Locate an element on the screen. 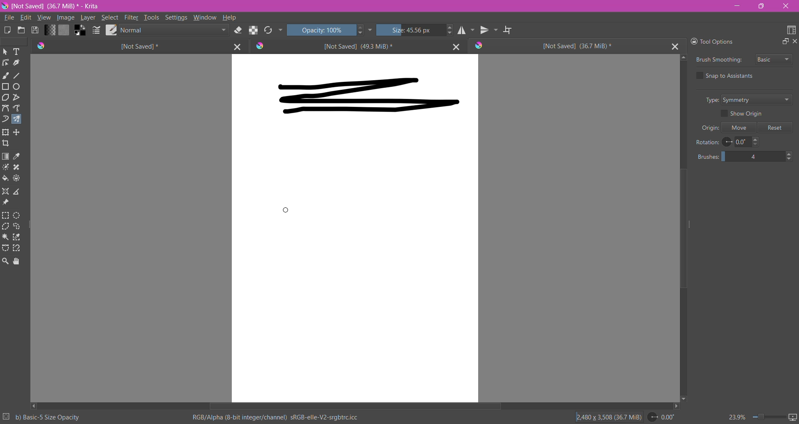   is located at coordinates (176, 18).